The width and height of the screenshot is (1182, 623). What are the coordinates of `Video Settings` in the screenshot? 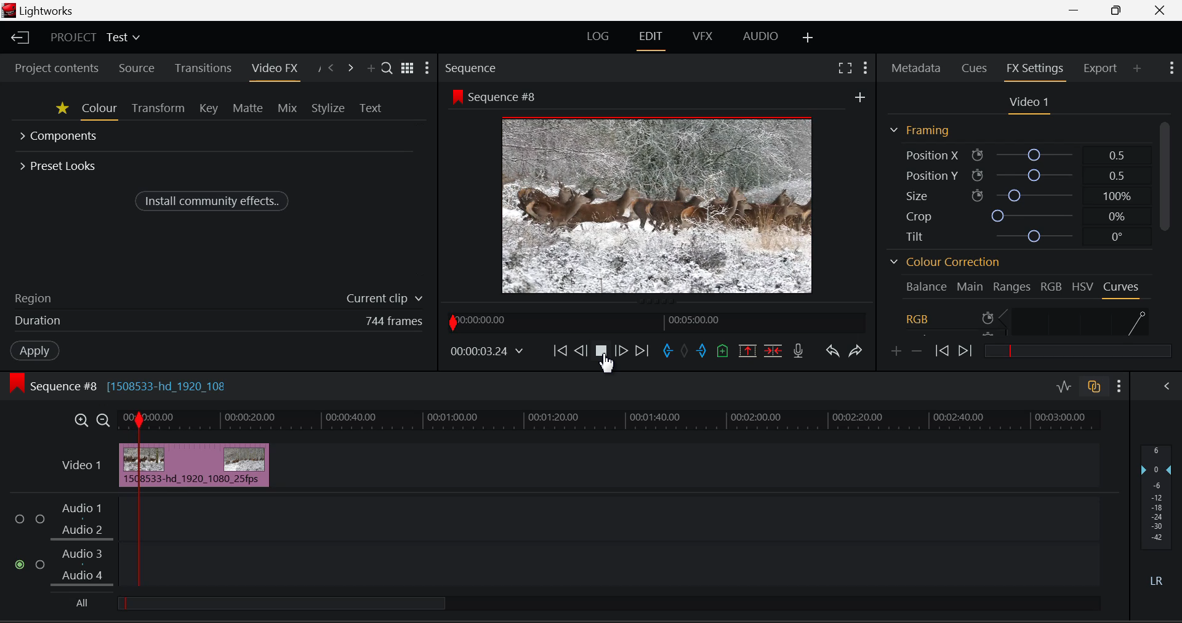 It's located at (1026, 103).